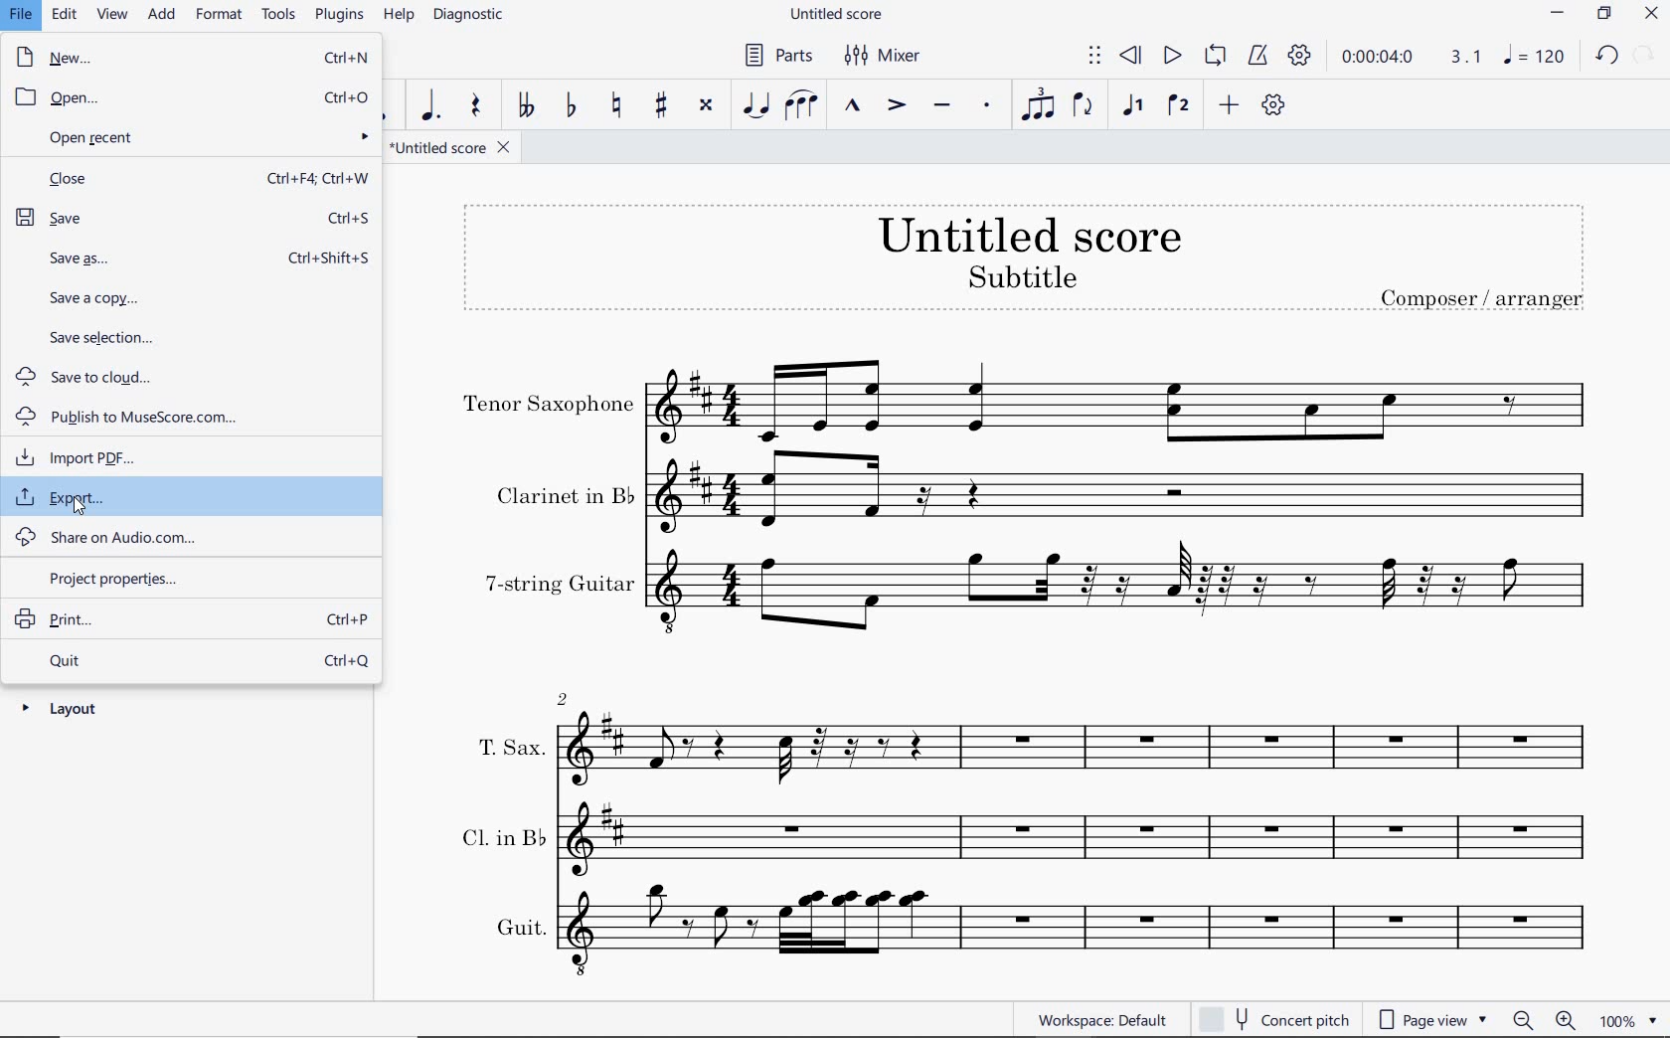 This screenshot has width=1670, height=1038. Describe the element at coordinates (1271, 104) in the screenshot. I see `CUSTOMIZE TOOLBAR` at that location.